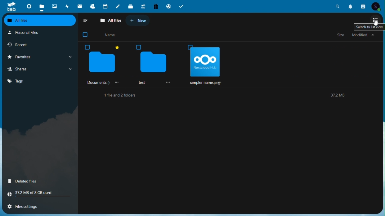 The image size is (385, 216). Describe the element at coordinates (29, 6) in the screenshot. I see `dashboard` at that location.